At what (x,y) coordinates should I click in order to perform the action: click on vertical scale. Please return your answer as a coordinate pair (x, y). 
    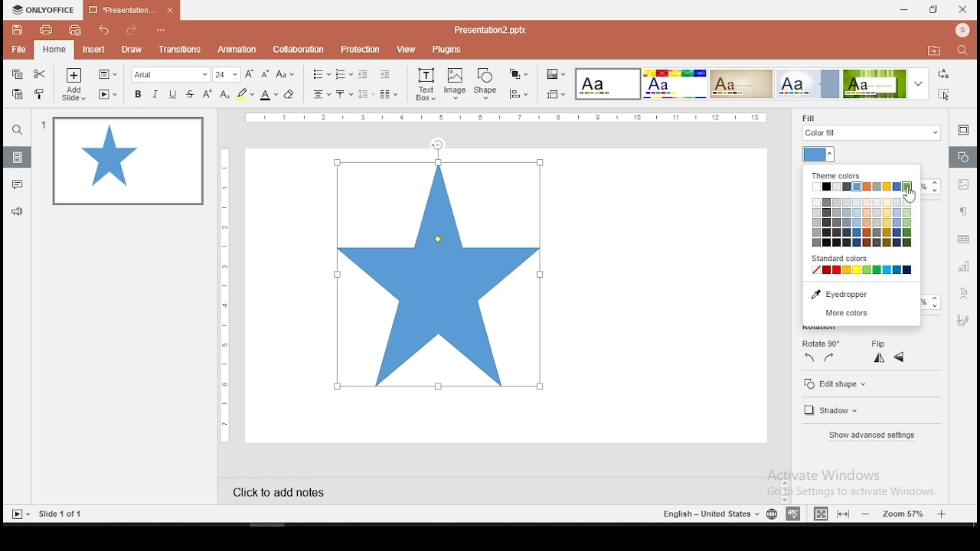
    Looking at the image, I should click on (507, 118).